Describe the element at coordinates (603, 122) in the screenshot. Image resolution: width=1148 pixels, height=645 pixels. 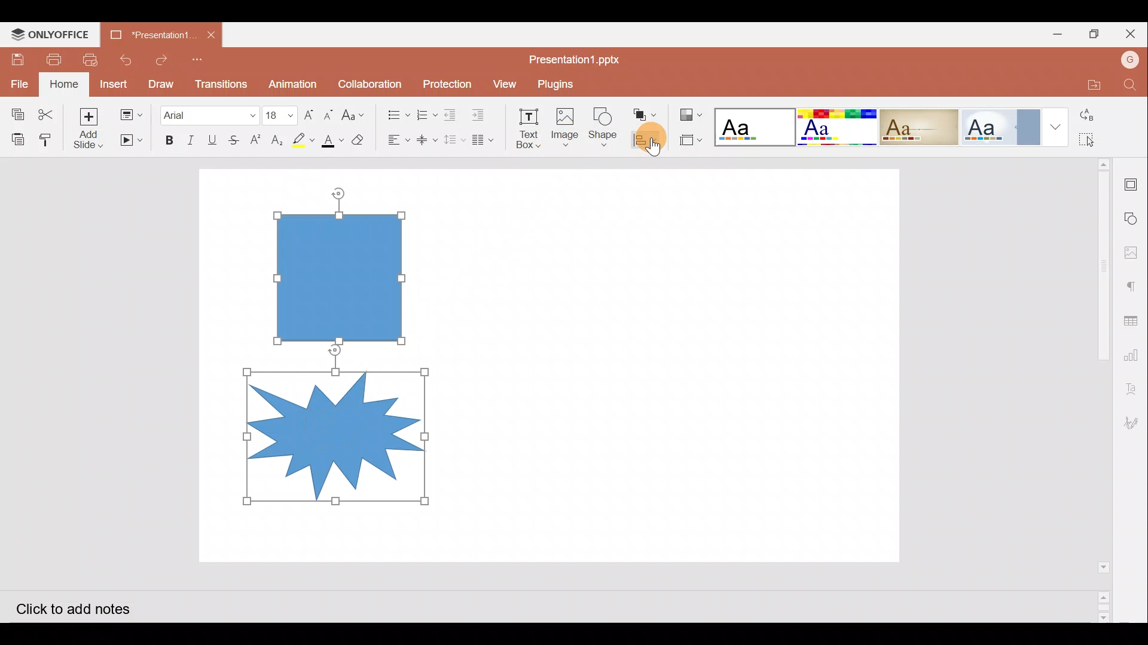
I see `Insert shape` at that location.